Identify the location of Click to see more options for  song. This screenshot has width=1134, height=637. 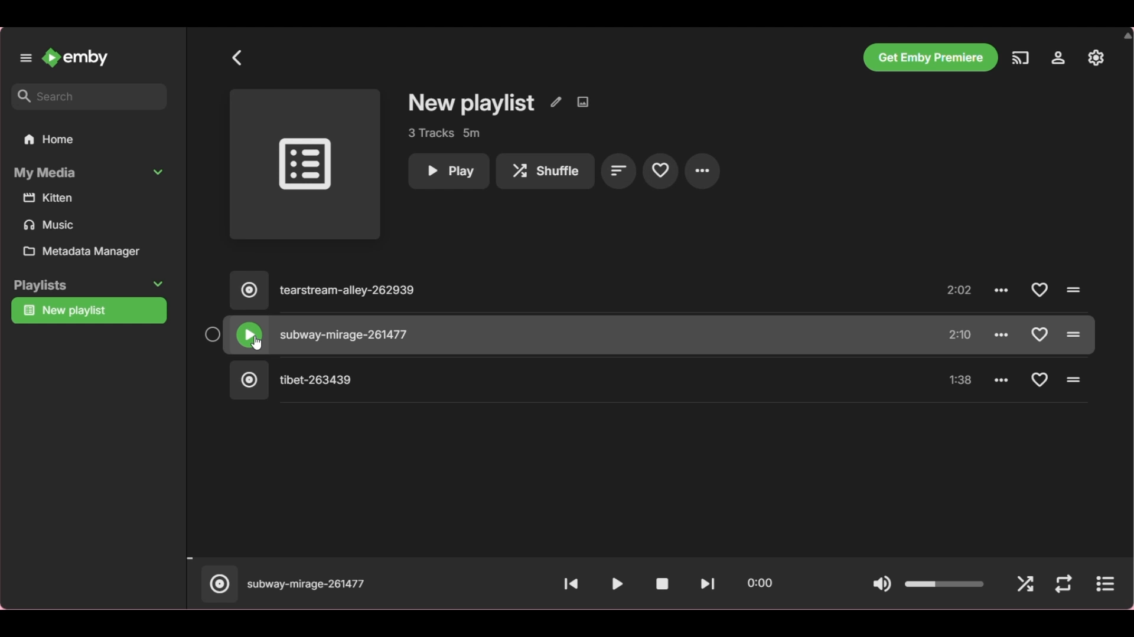
(1002, 379).